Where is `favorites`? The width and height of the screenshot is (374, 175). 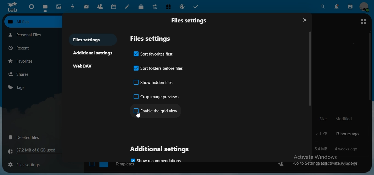 favorites is located at coordinates (35, 61).